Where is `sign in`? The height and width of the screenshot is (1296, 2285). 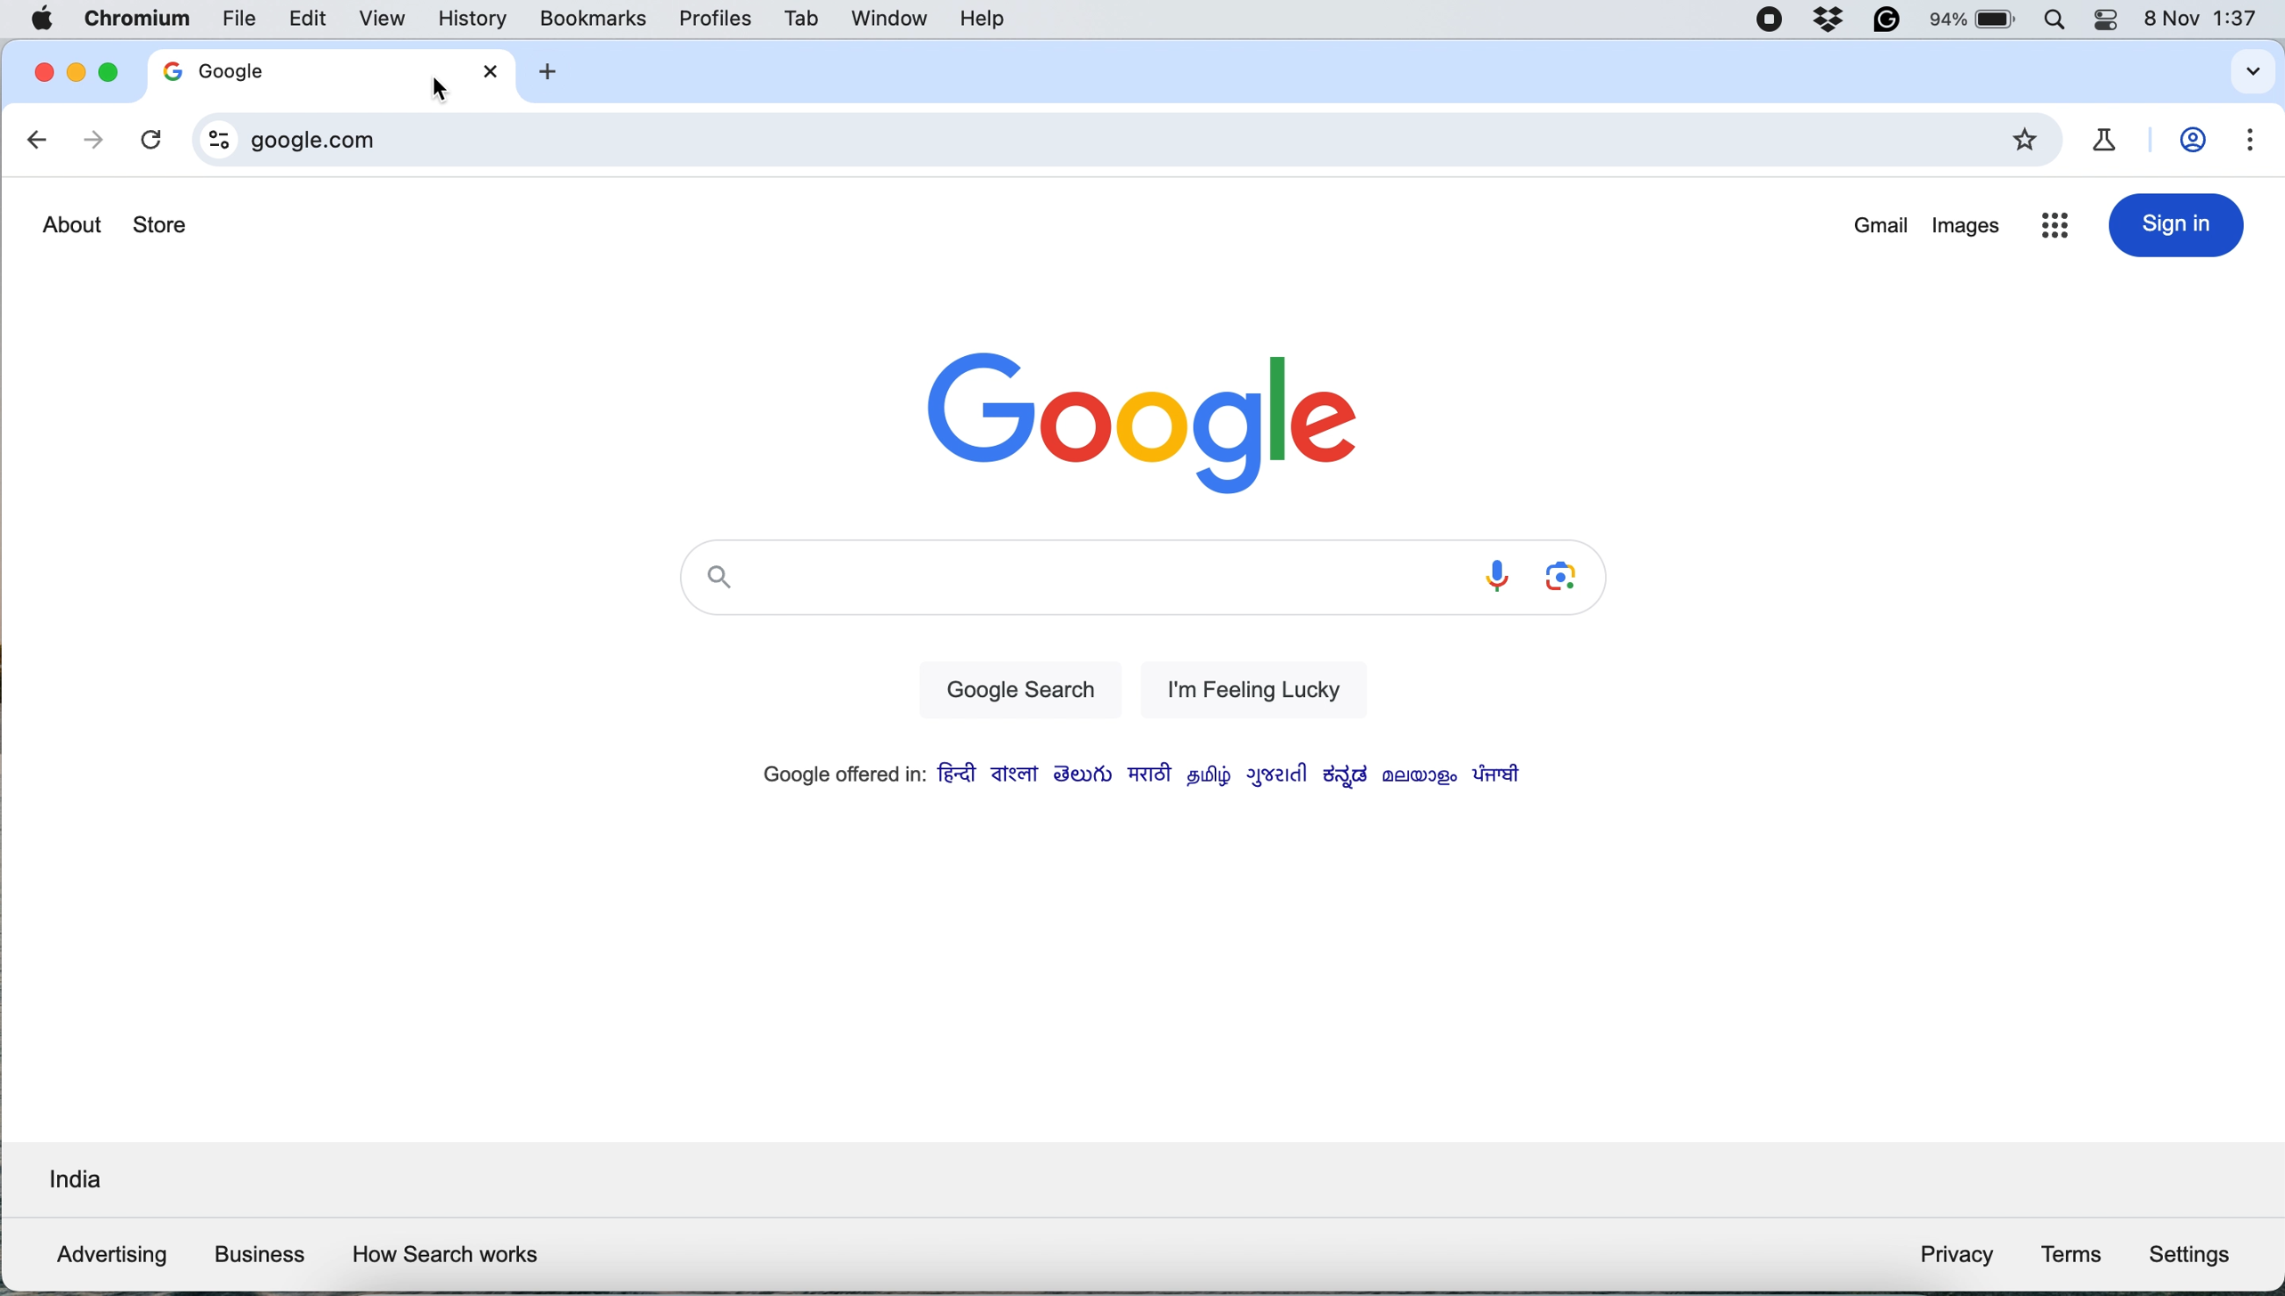 sign in is located at coordinates (2176, 225).